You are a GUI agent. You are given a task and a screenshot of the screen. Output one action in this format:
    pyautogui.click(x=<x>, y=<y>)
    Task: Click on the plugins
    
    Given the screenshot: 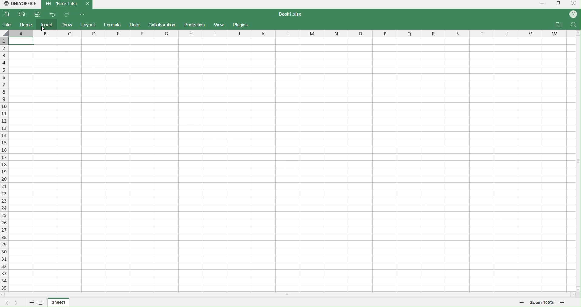 What is the action you would take?
    pyautogui.click(x=242, y=25)
    